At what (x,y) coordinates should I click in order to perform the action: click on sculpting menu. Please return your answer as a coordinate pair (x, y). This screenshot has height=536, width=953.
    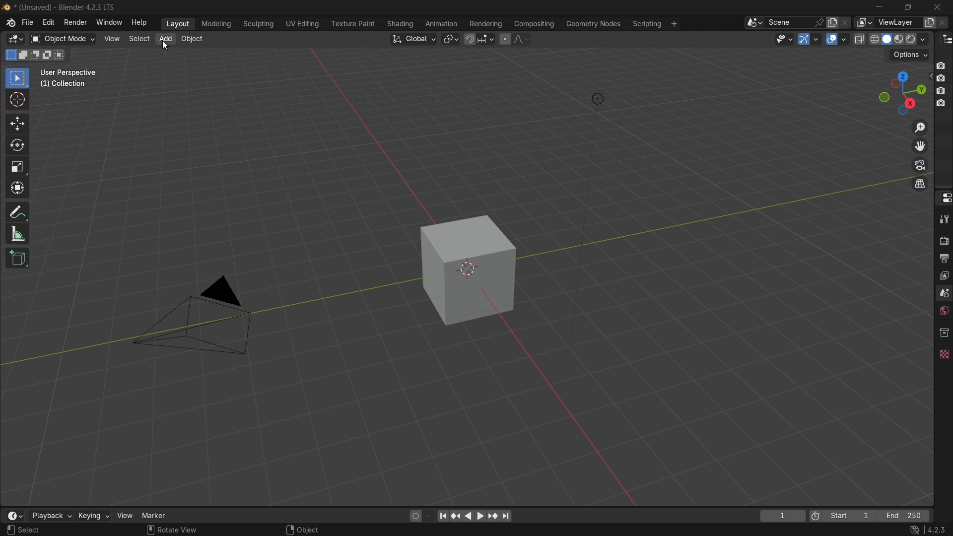
    Looking at the image, I should click on (259, 24).